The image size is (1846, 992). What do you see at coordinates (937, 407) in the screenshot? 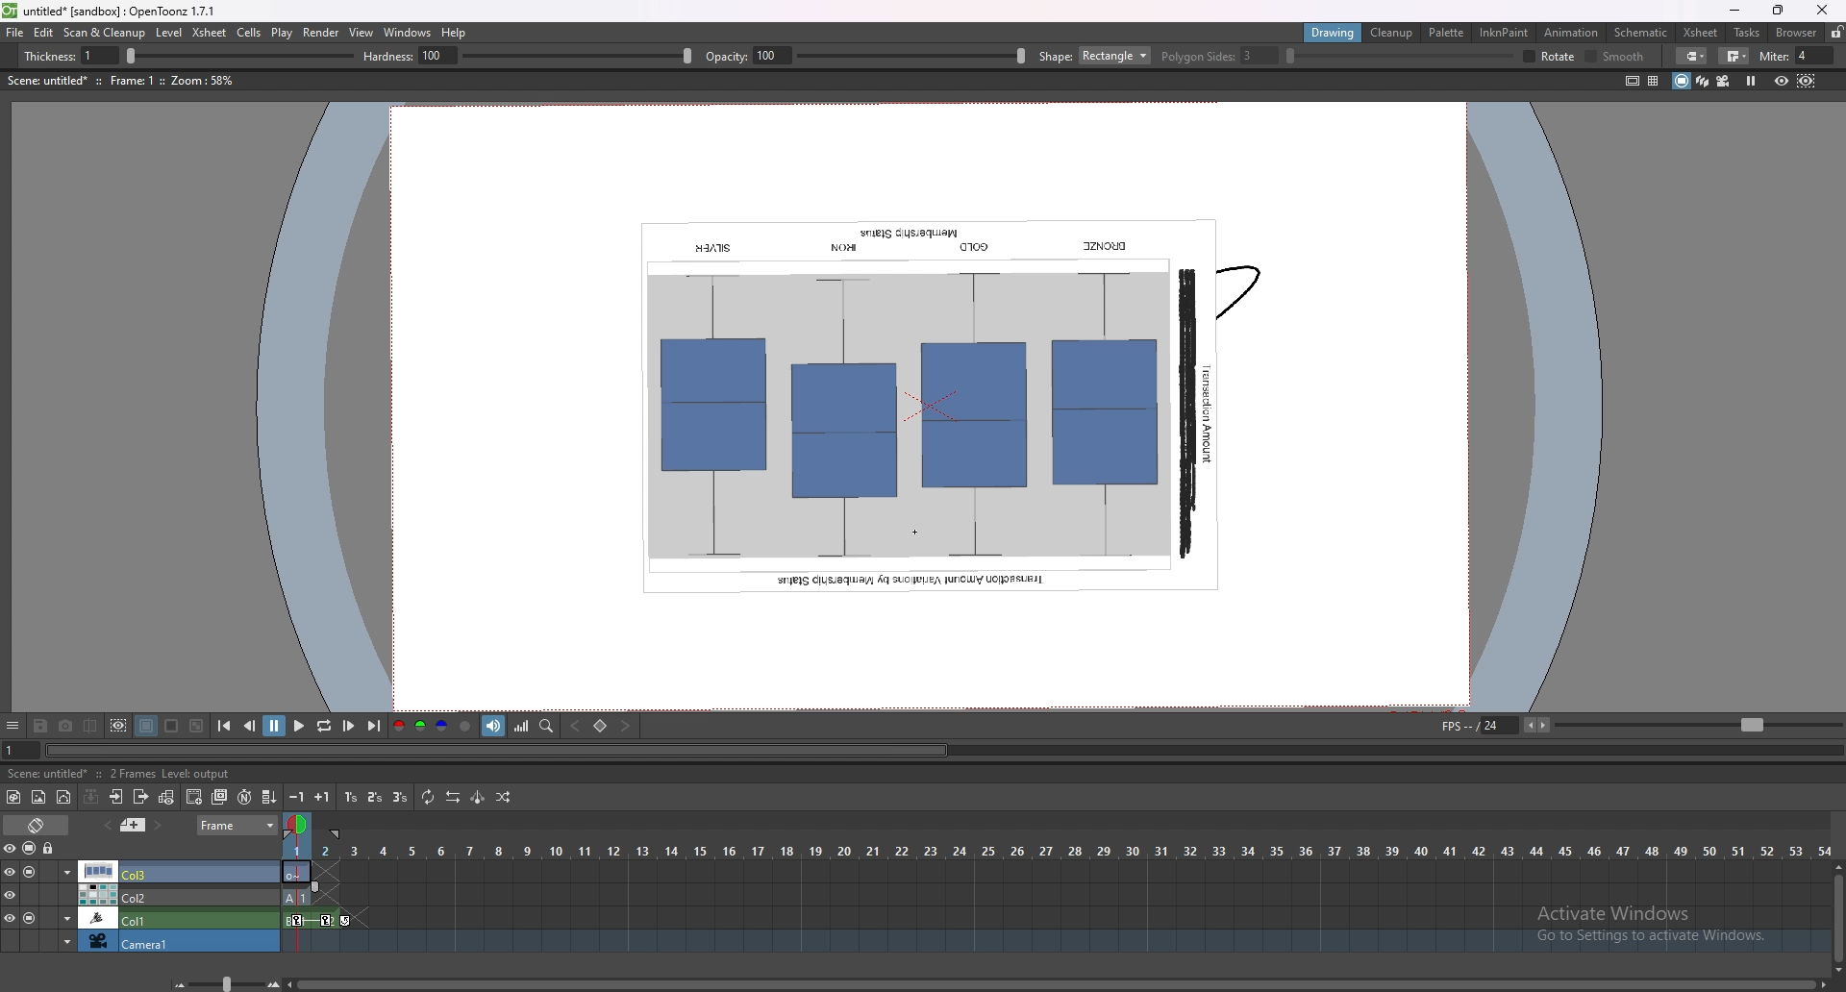
I see `image` at bounding box center [937, 407].